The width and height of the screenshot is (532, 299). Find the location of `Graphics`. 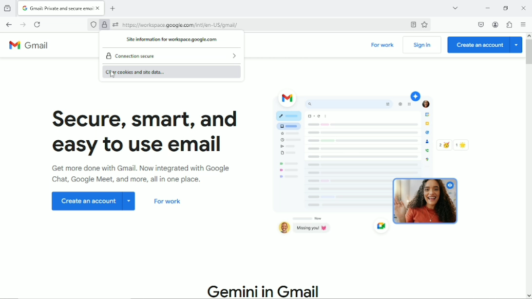

Graphics is located at coordinates (375, 165).